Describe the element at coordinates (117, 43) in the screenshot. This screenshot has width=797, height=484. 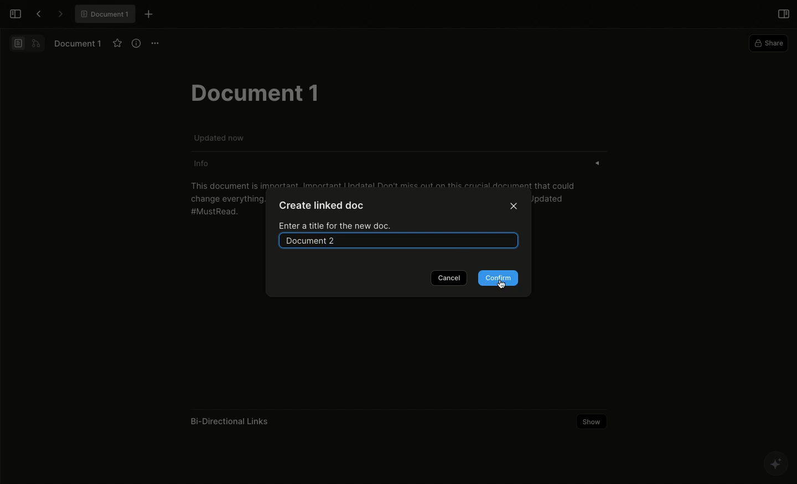
I see `Favourite` at that location.